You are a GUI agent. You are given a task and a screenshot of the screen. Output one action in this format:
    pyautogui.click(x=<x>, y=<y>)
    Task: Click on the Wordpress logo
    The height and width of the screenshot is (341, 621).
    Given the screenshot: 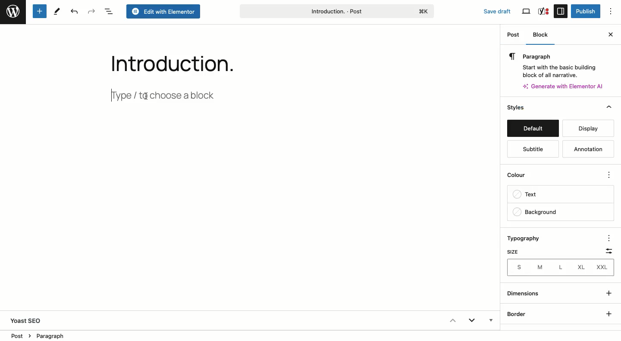 What is the action you would take?
    pyautogui.click(x=13, y=12)
    